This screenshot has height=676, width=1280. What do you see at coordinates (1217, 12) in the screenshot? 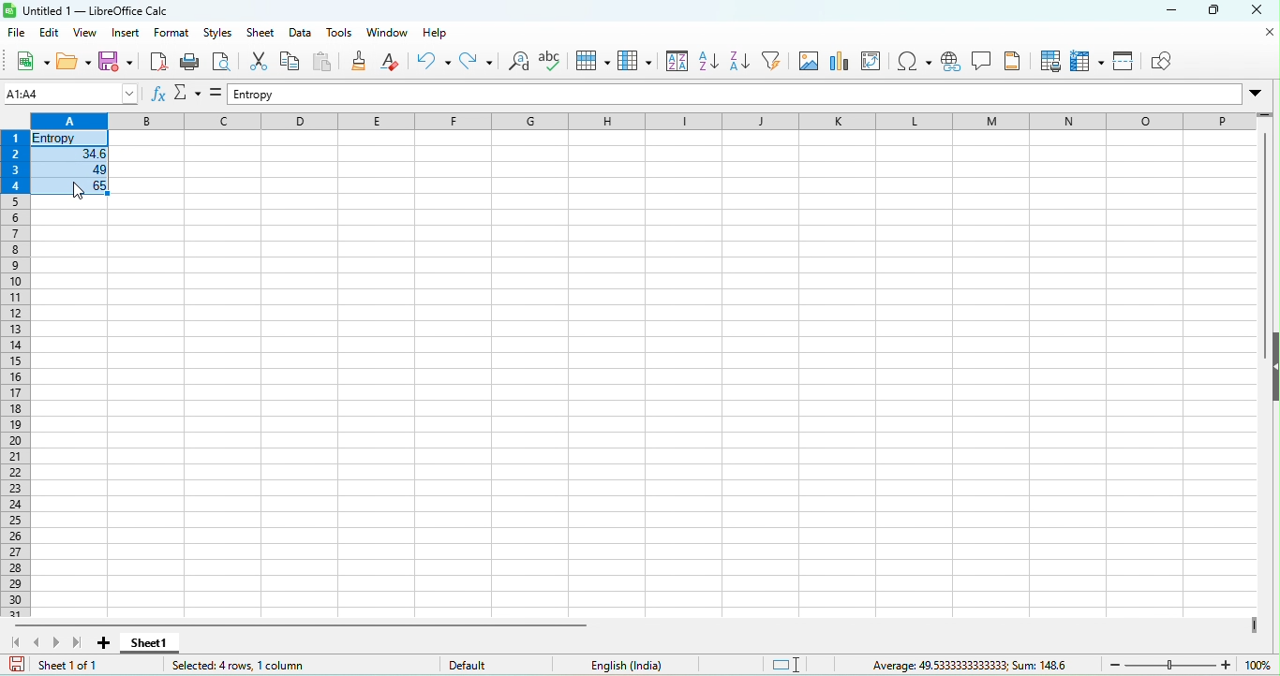
I see `maximize` at bounding box center [1217, 12].